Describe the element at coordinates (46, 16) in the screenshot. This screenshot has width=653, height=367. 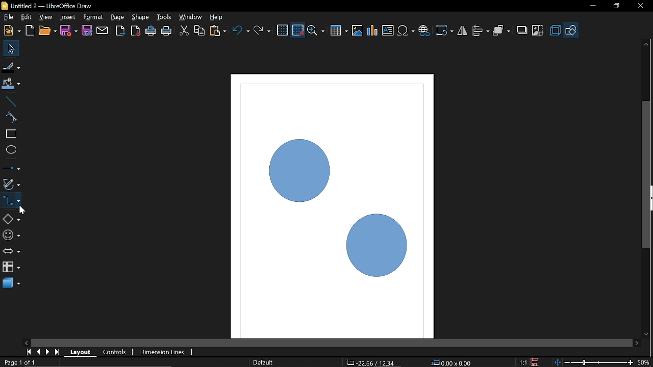
I see `View` at that location.